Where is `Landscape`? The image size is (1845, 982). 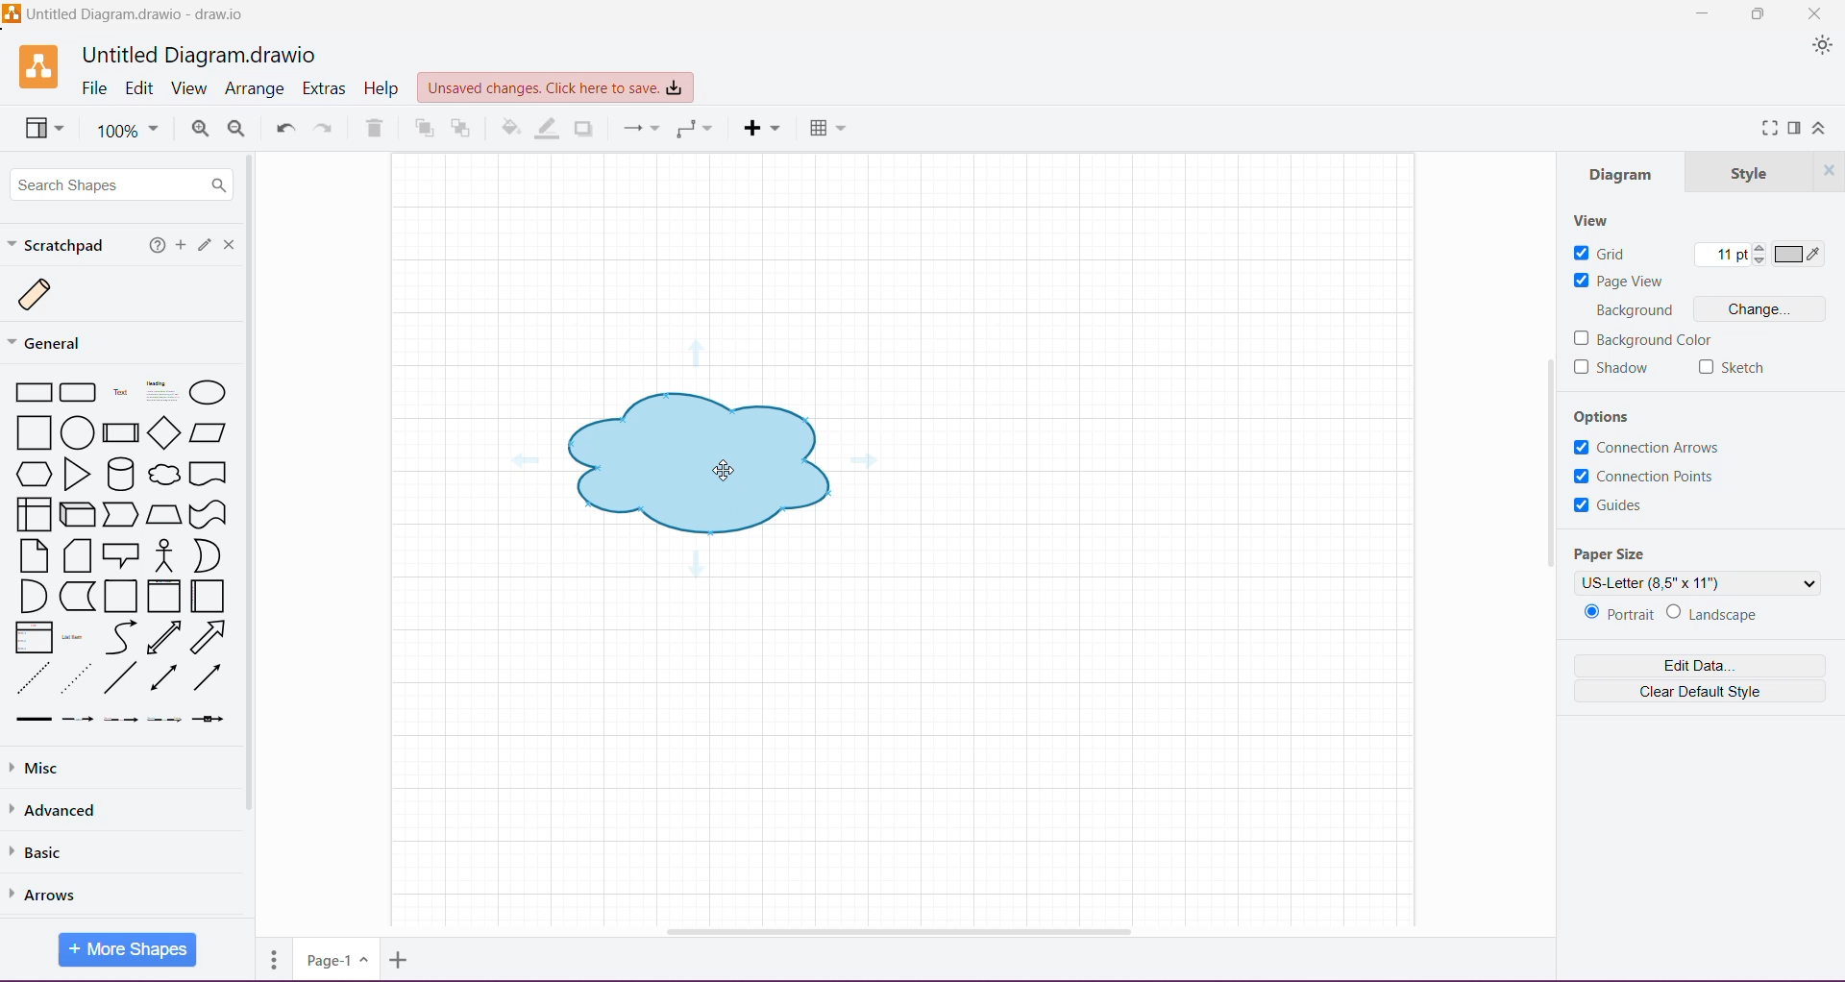
Landscape is located at coordinates (1723, 614).